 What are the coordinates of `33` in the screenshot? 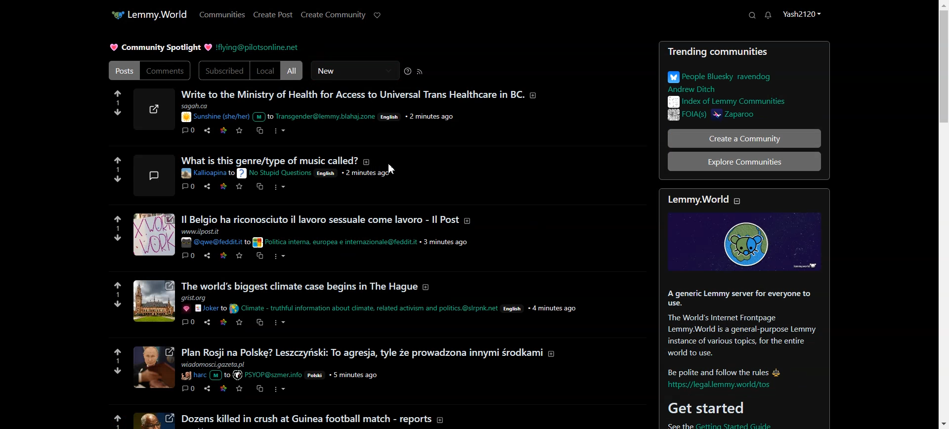 It's located at (120, 228).